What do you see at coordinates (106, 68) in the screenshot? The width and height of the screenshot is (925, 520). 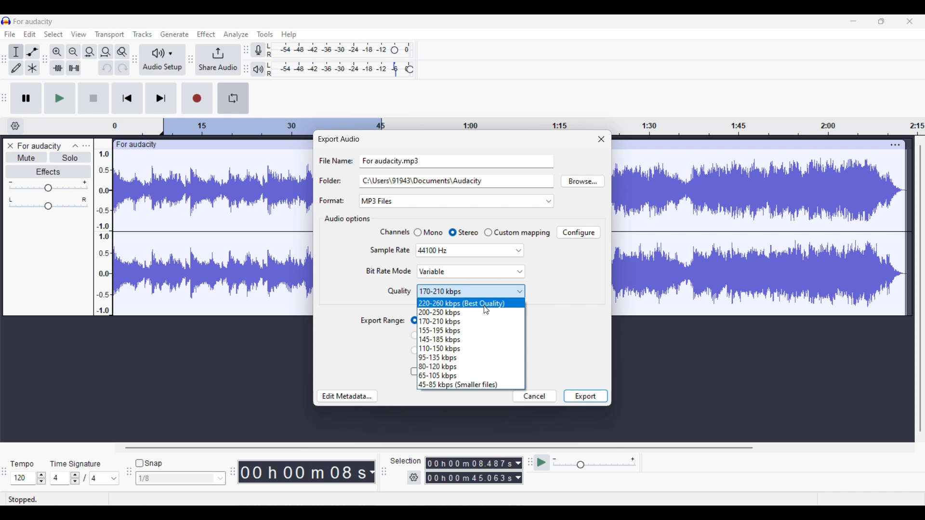 I see `Undo` at bounding box center [106, 68].